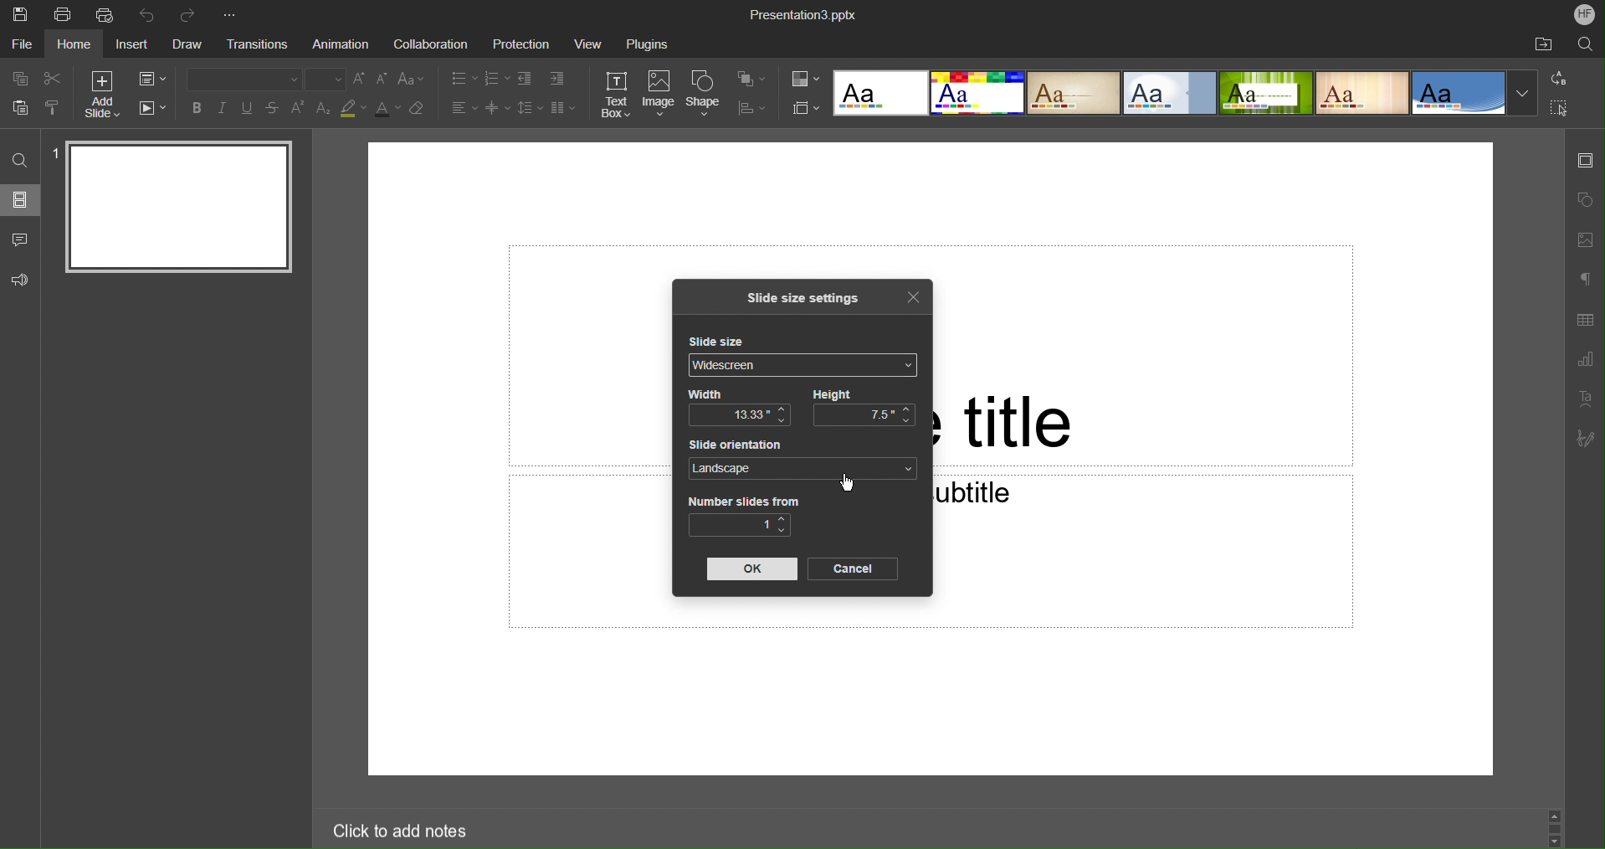  Describe the element at coordinates (154, 108) in the screenshot. I see `Playback` at that location.